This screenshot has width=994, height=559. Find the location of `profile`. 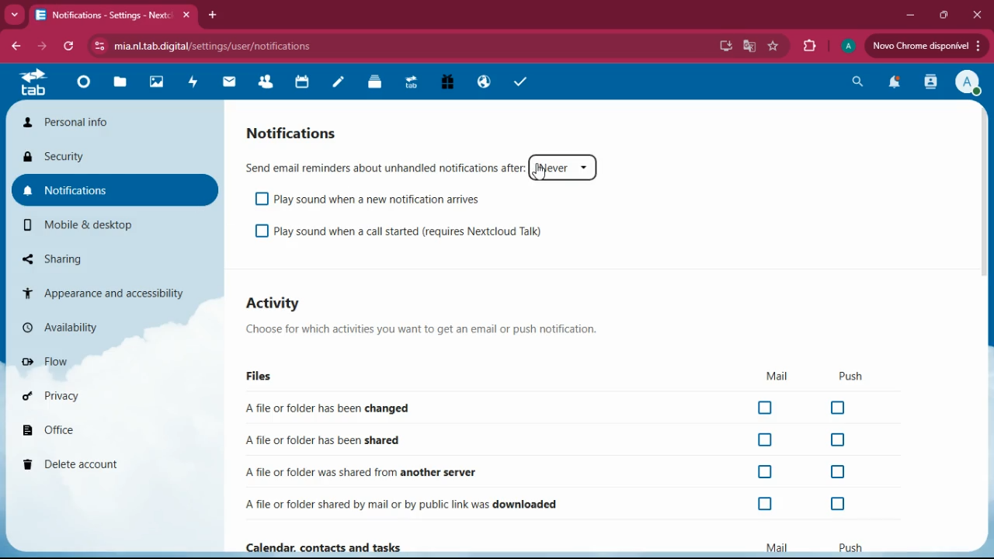

profile is located at coordinates (848, 48).